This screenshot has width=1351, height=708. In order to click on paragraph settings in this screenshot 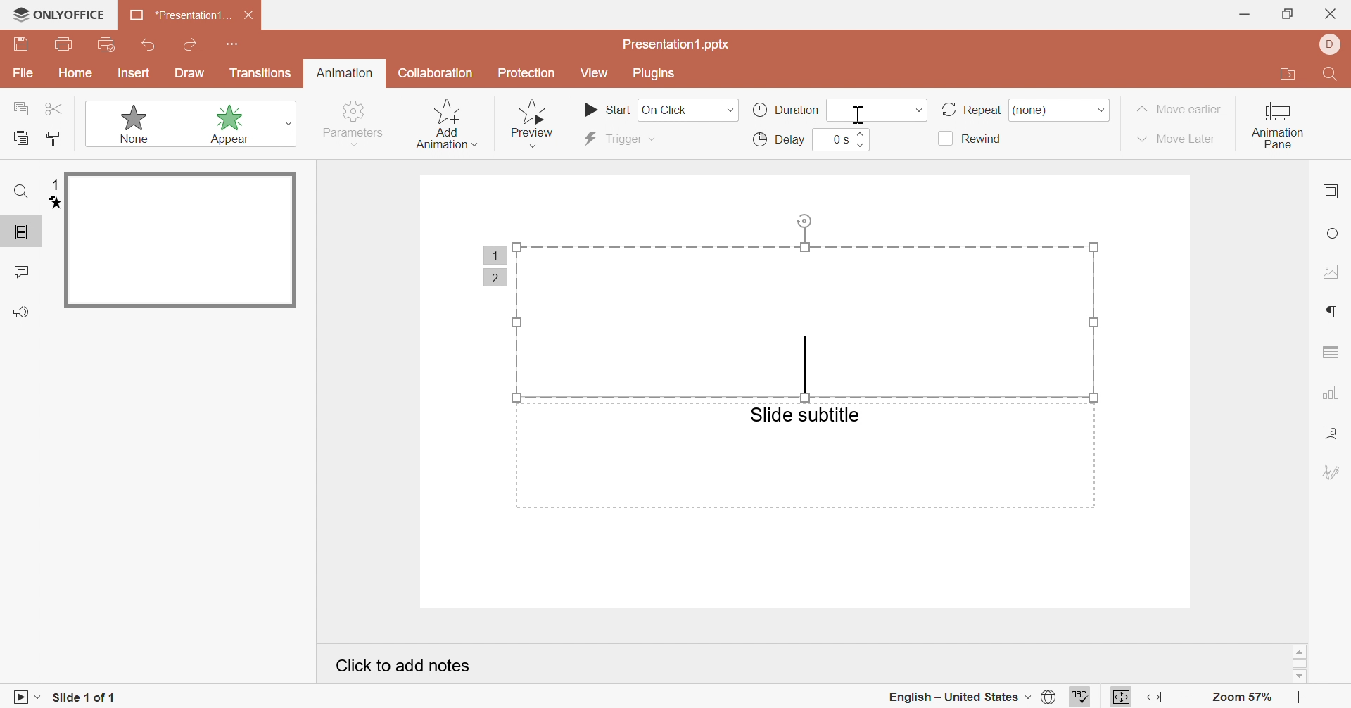, I will do `click(1328, 312)`.